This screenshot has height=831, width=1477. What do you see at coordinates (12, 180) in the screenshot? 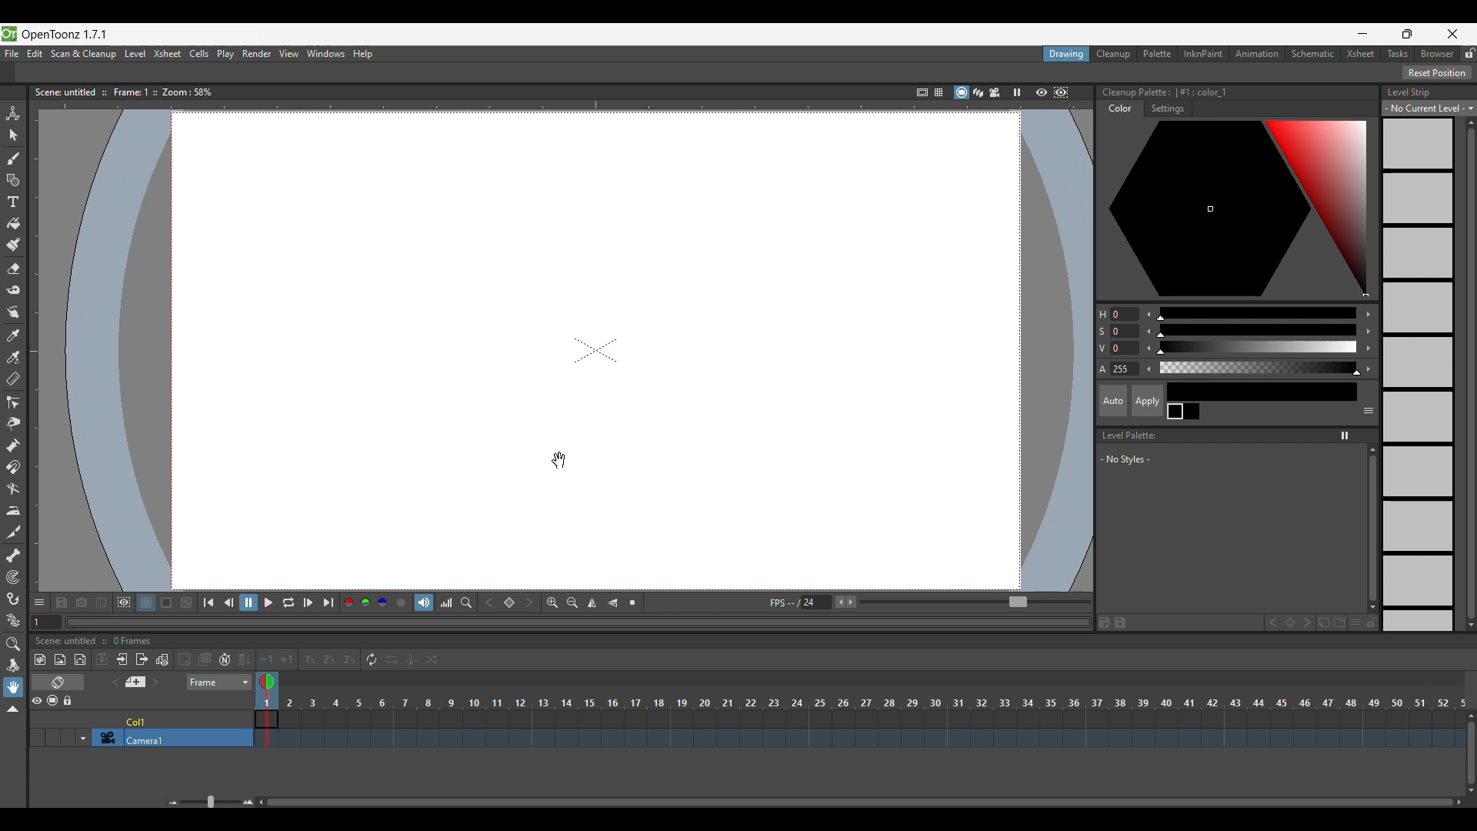
I see `Geometric tool` at bounding box center [12, 180].